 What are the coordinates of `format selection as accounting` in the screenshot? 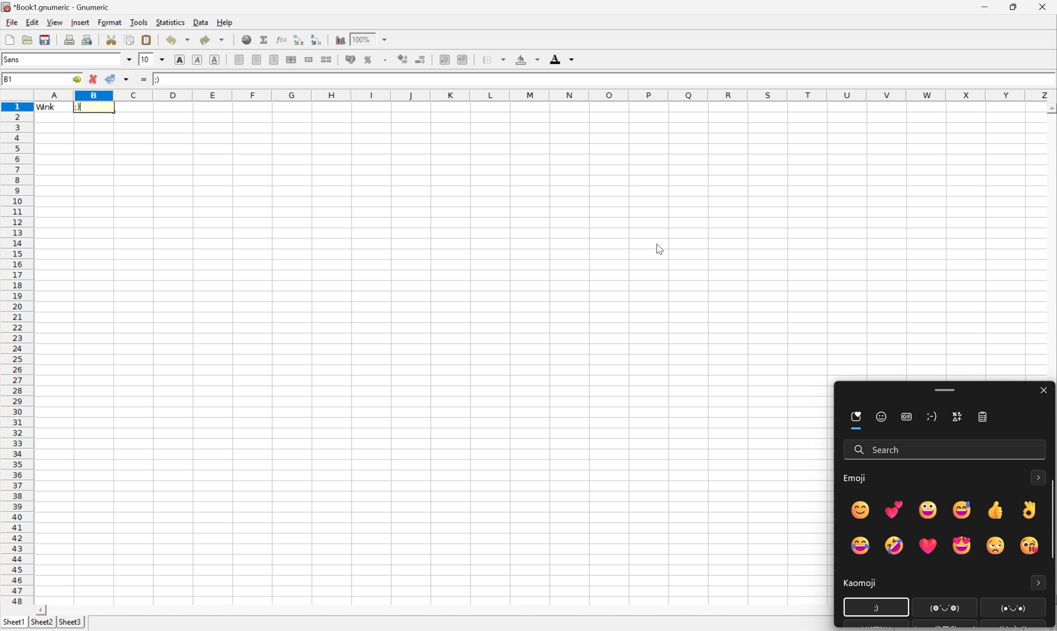 It's located at (350, 59).